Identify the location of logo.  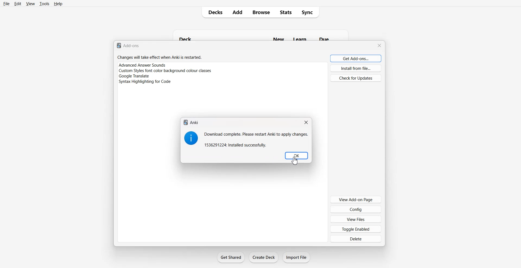
(185, 123).